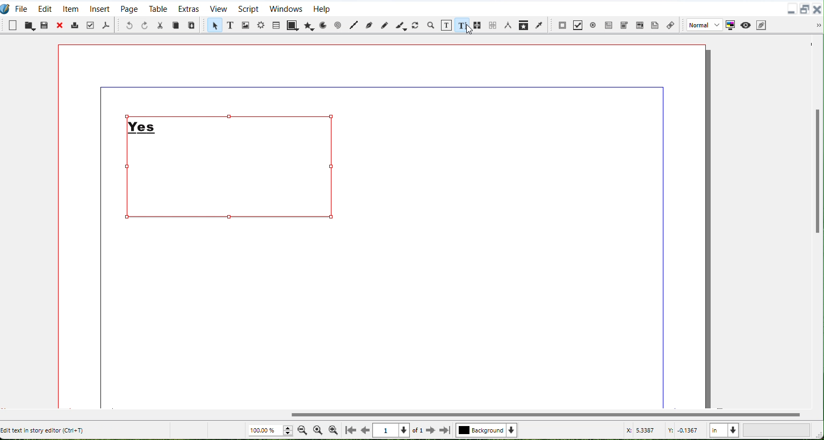  I want to click on Vertical scroll bar, so click(403, 414).